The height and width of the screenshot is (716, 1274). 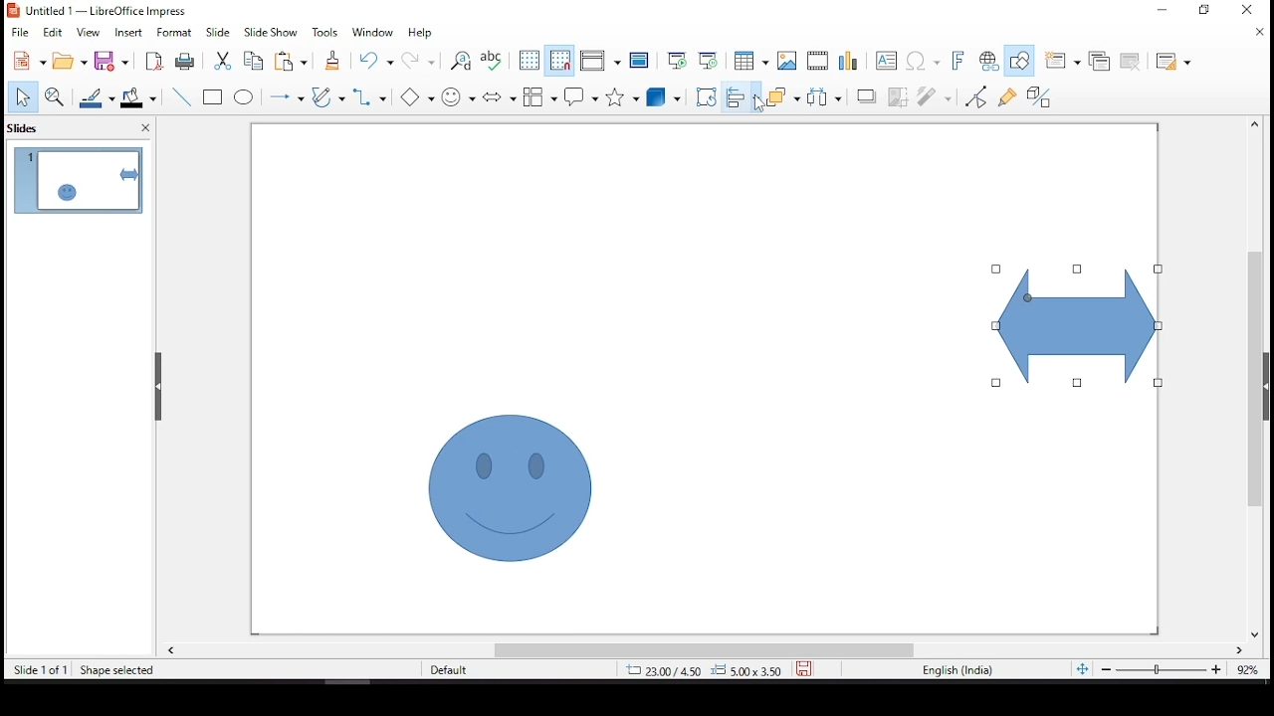 What do you see at coordinates (867, 95) in the screenshot?
I see `shadow` at bounding box center [867, 95].